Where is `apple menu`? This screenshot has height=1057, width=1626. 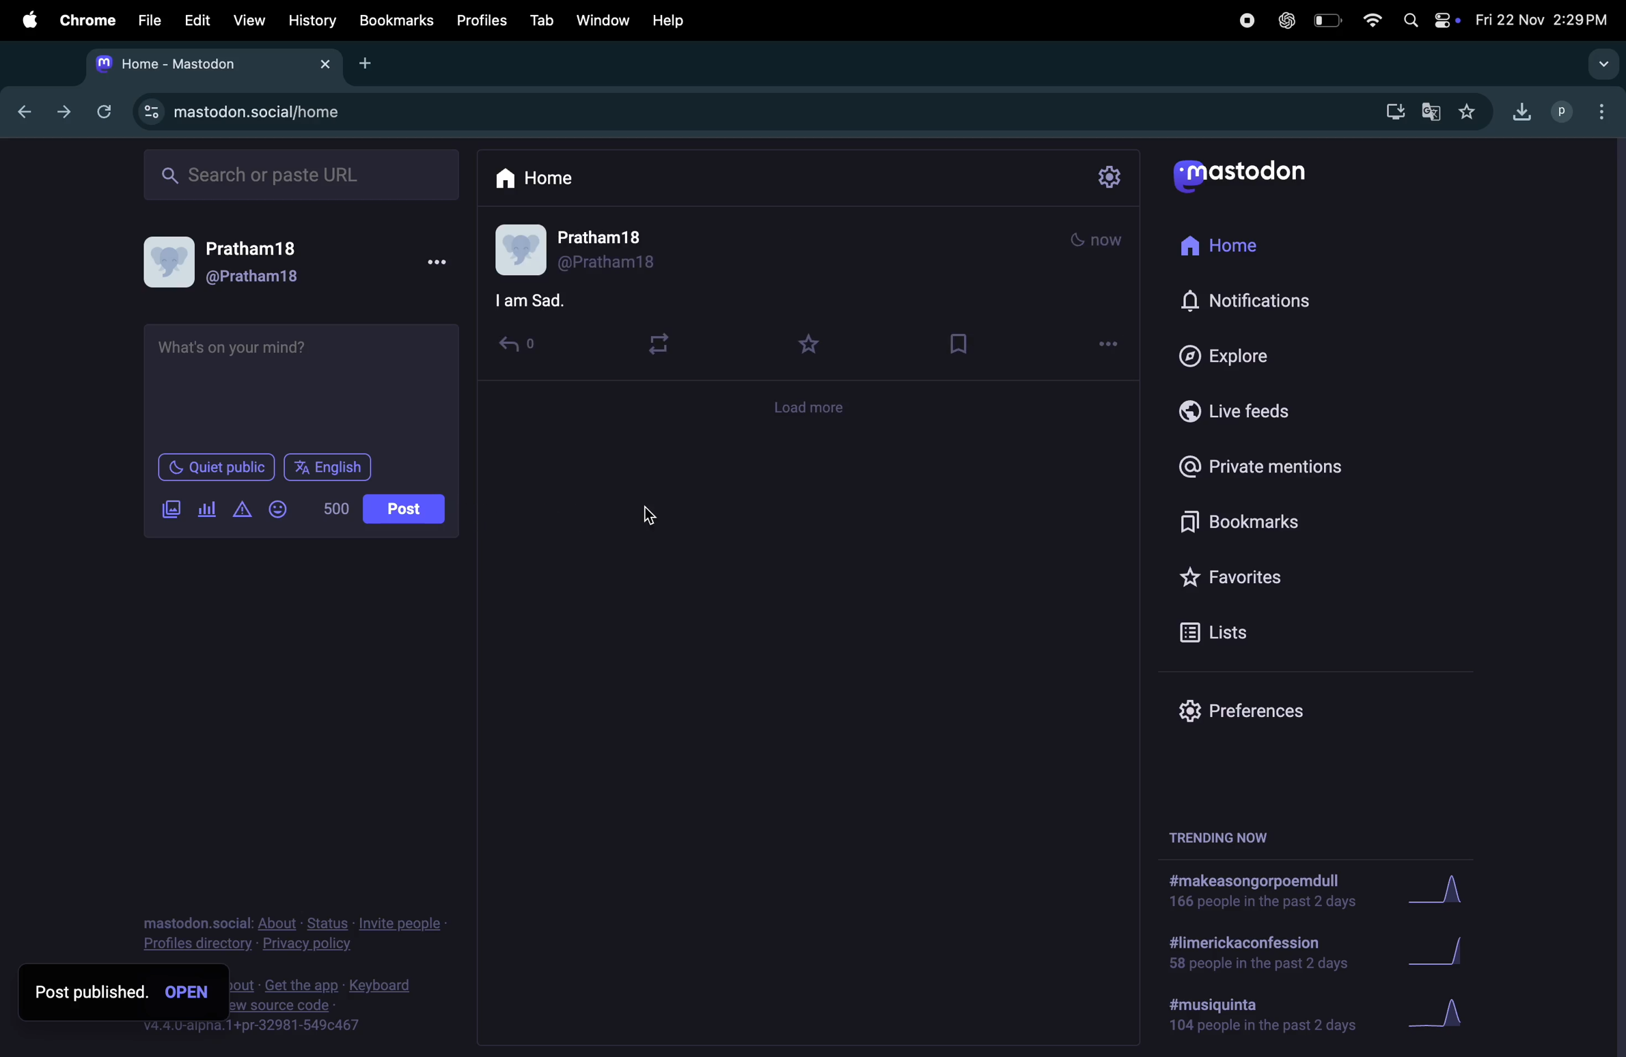 apple menu is located at coordinates (25, 18).